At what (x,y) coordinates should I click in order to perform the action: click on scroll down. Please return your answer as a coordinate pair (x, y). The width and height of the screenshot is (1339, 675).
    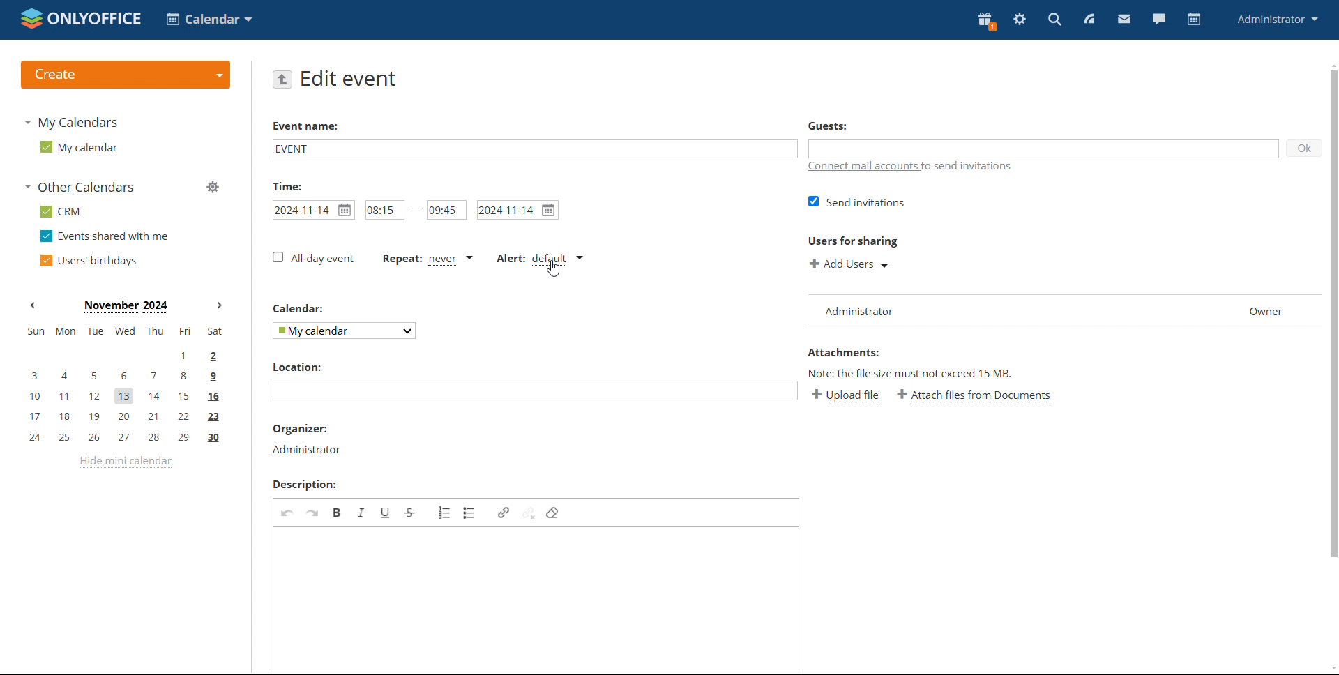
    Looking at the image, I should click on (1331, 669).